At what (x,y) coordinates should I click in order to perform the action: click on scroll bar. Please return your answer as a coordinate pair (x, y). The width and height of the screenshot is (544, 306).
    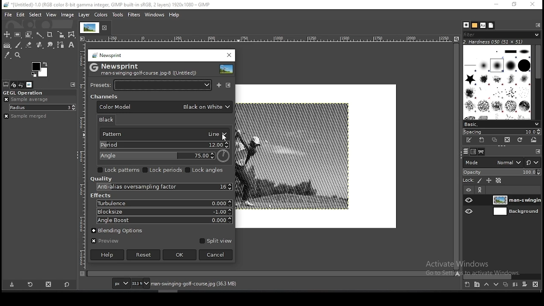
    Looking at the image, I should click on (536, 82).